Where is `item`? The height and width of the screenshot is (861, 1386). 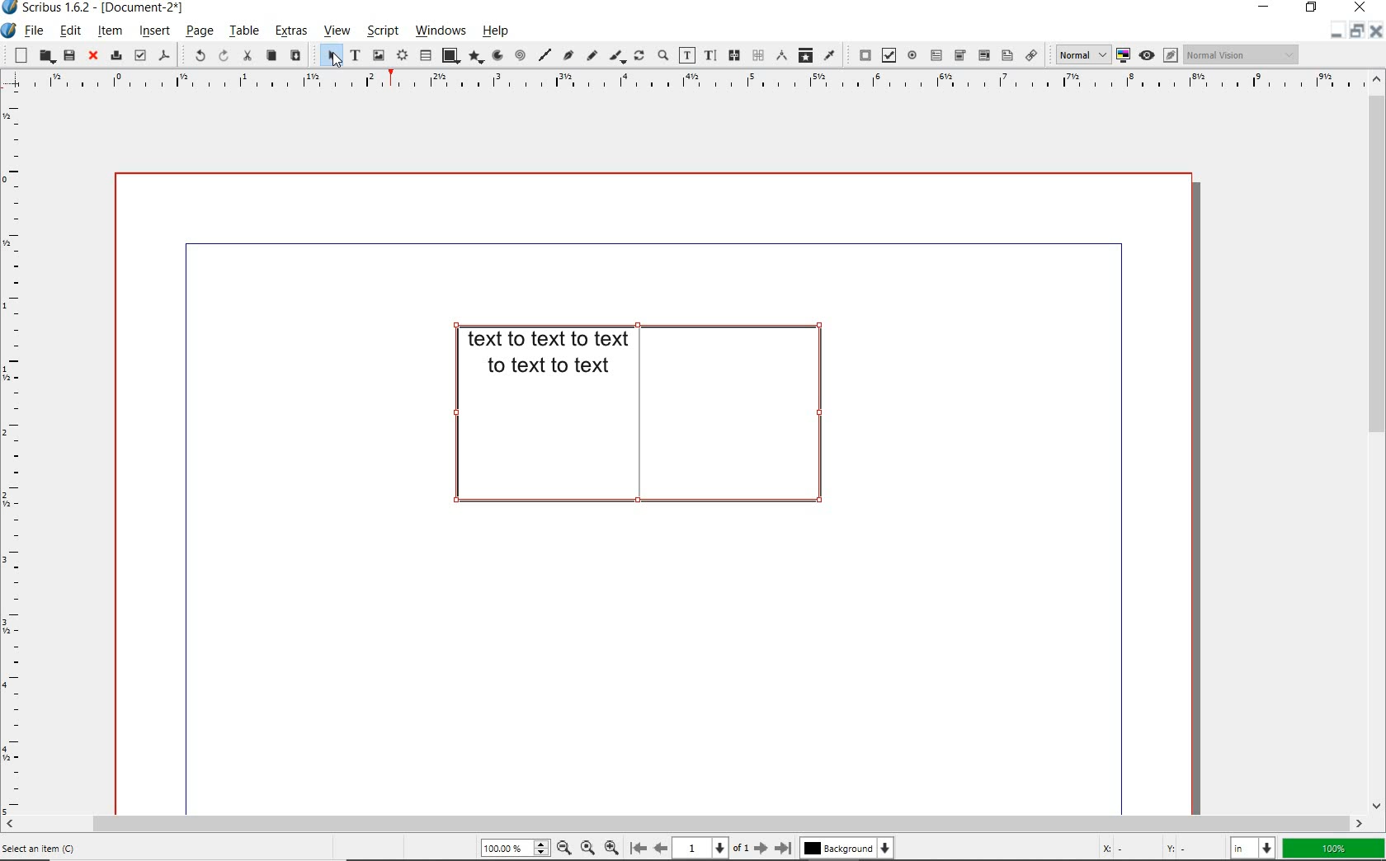
item is located at coordinates (112, 31).